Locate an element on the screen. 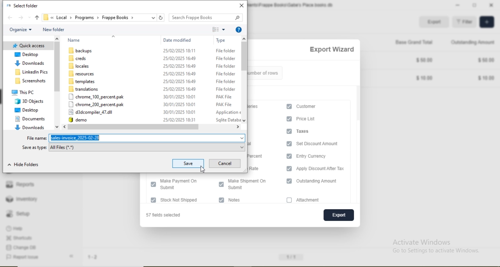 Image resolution: width=500 pixels, height=267 pixels. close is located at coordinates (241, 6).